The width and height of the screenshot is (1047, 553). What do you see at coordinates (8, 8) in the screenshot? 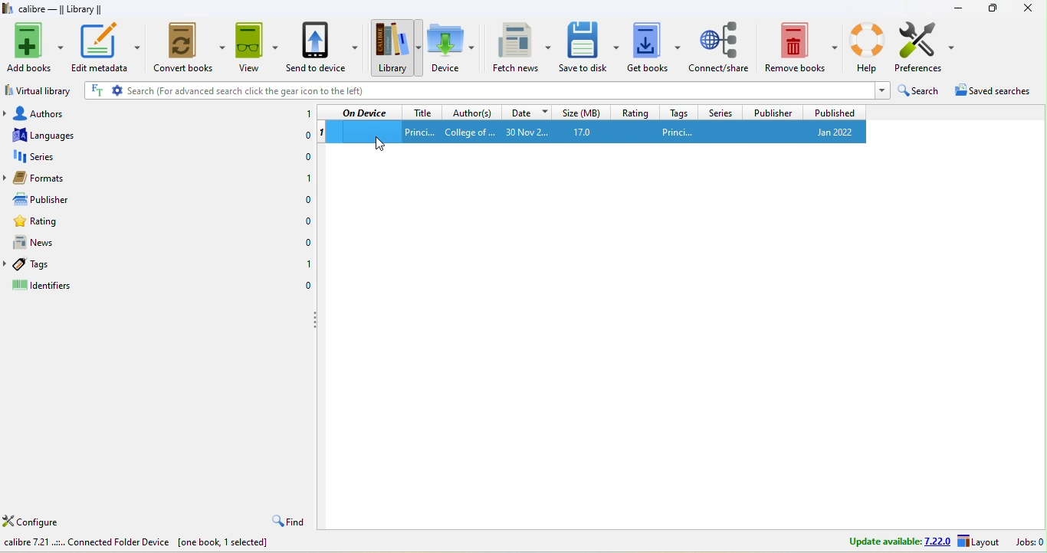
I see `logo` at bounding box center [8, 8].